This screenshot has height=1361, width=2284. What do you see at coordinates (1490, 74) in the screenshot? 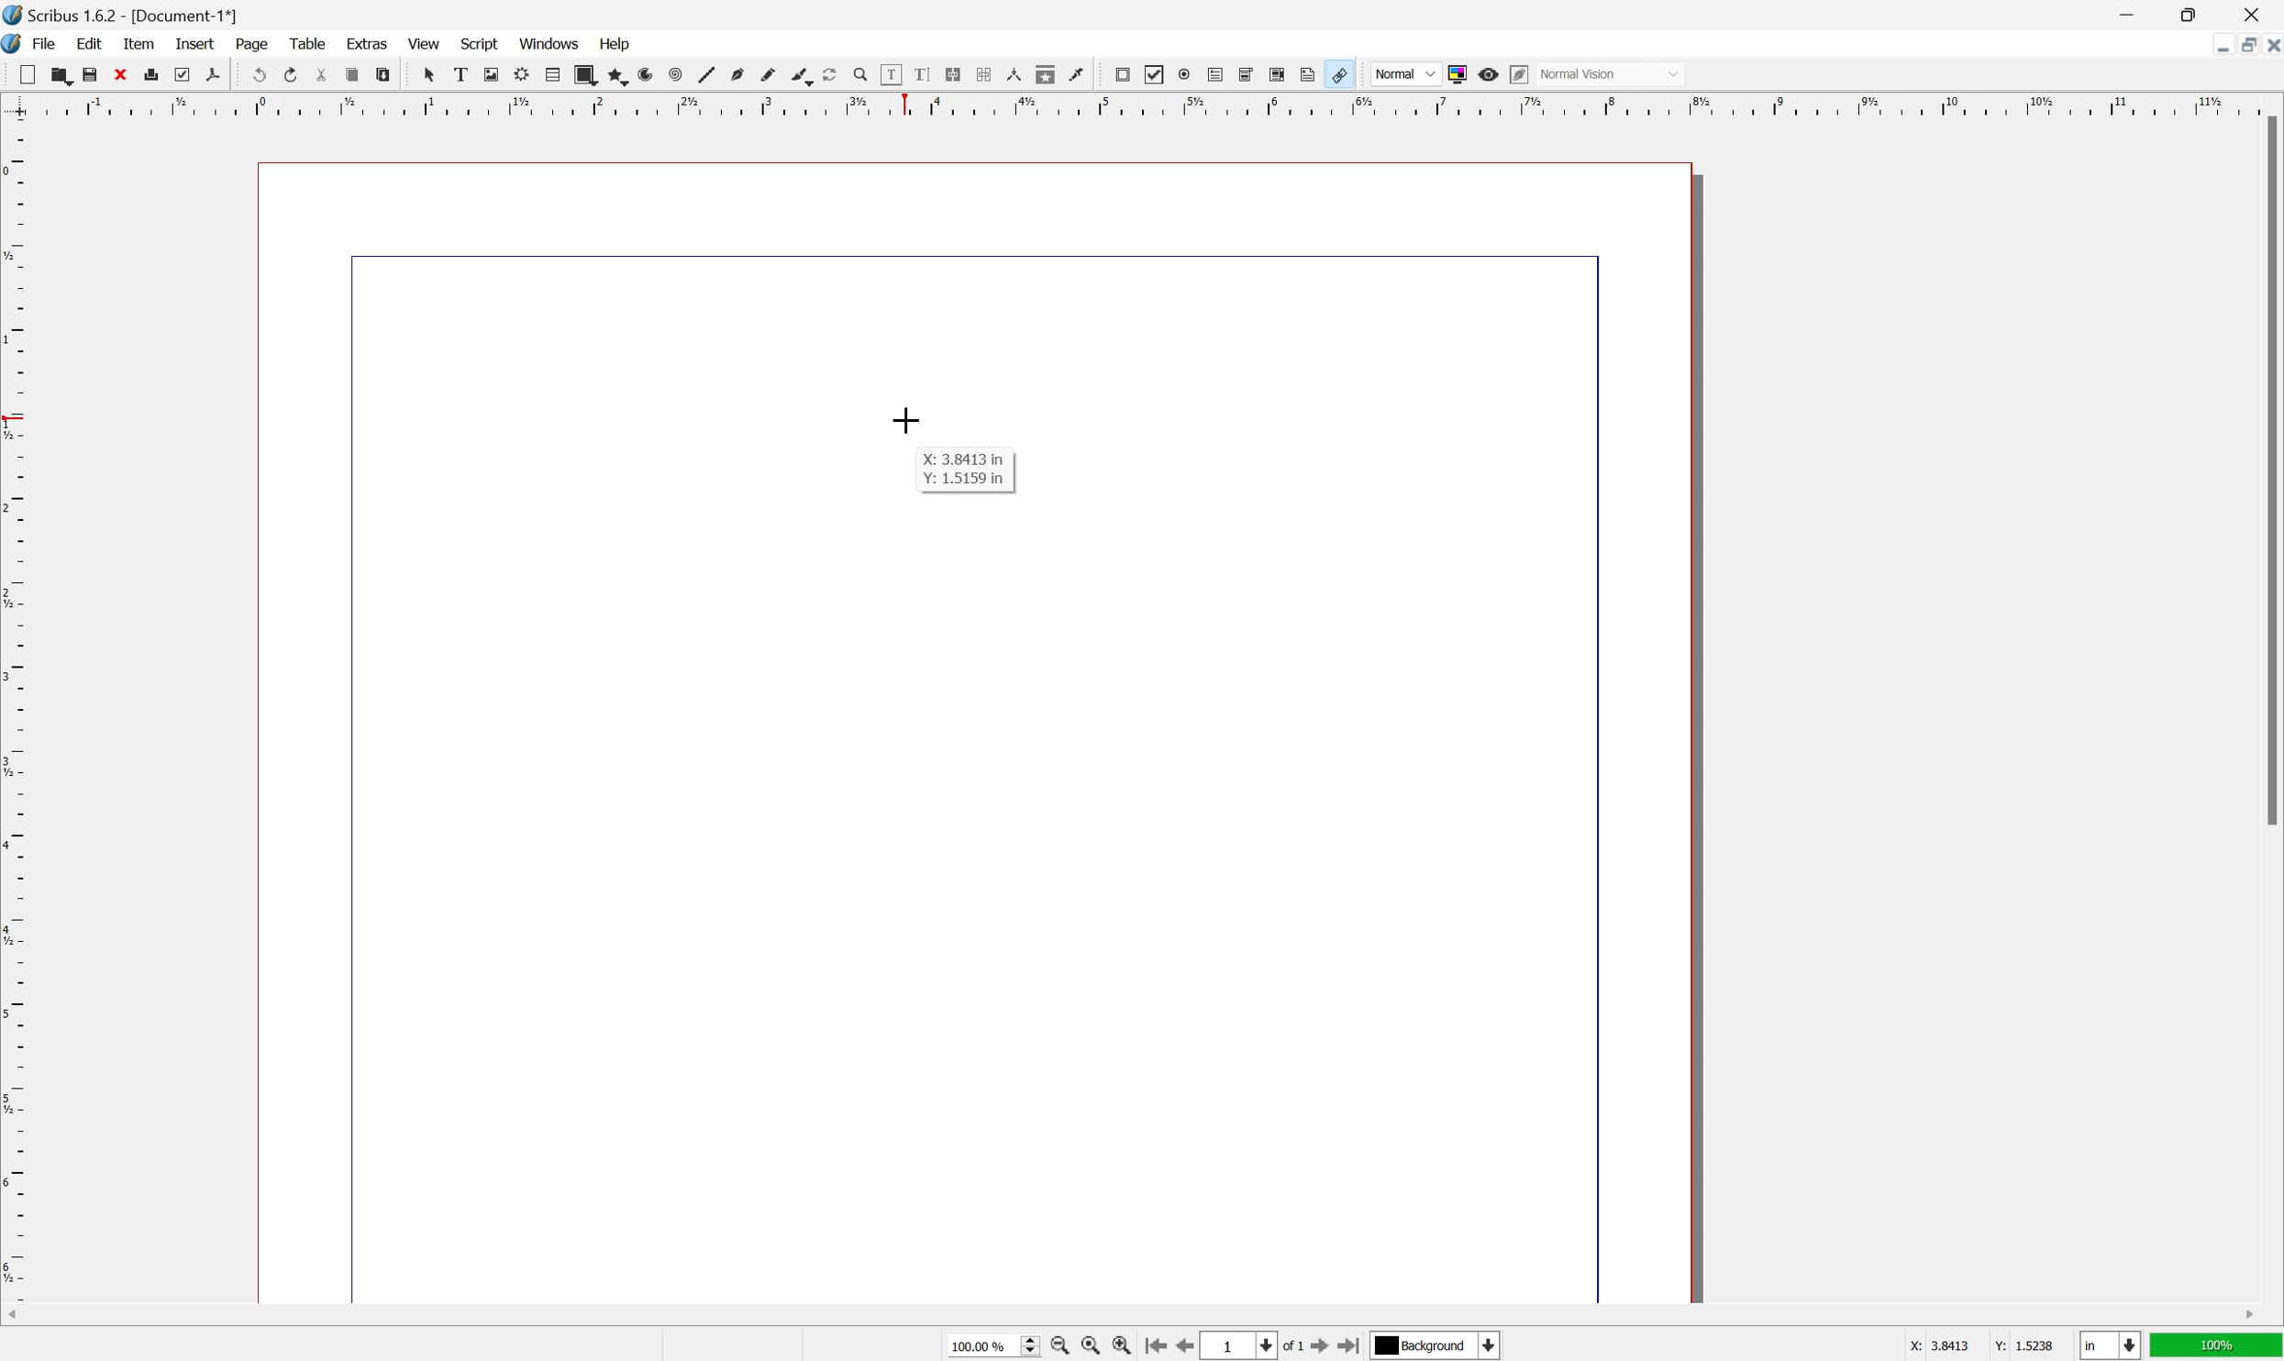
I see `preview mode` at bounding box center [1490, 74].